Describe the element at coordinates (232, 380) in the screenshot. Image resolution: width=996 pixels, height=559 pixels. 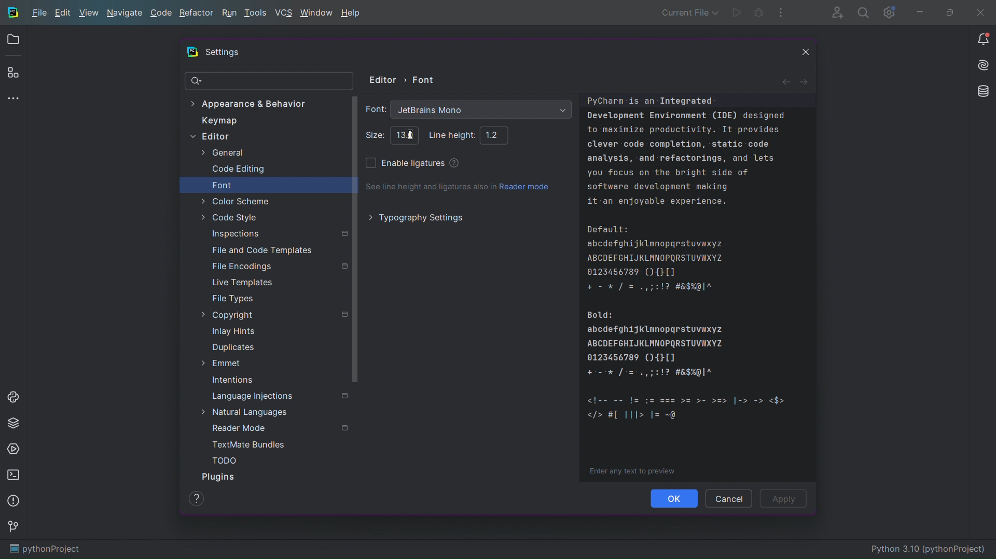
I see `Intentions` at that location.